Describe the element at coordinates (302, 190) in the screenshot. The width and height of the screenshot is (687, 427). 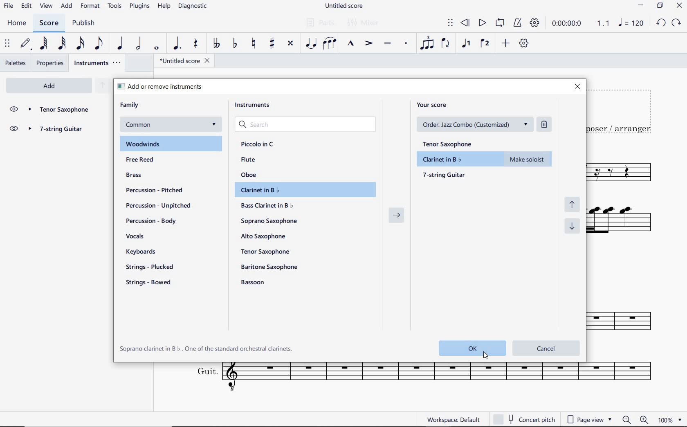
I see `clarinet in b` at that location.